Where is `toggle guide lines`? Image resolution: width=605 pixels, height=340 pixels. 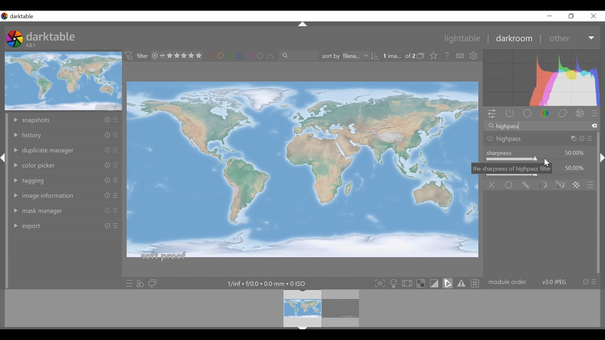
toggle guide lines is located at coordinates (475, 283).